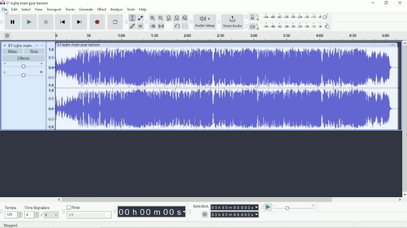 The width and height of the screenshot is (407, 228). Describe the element at coordinates (131, 9) in the screenshot. I see `Tools` at that location.